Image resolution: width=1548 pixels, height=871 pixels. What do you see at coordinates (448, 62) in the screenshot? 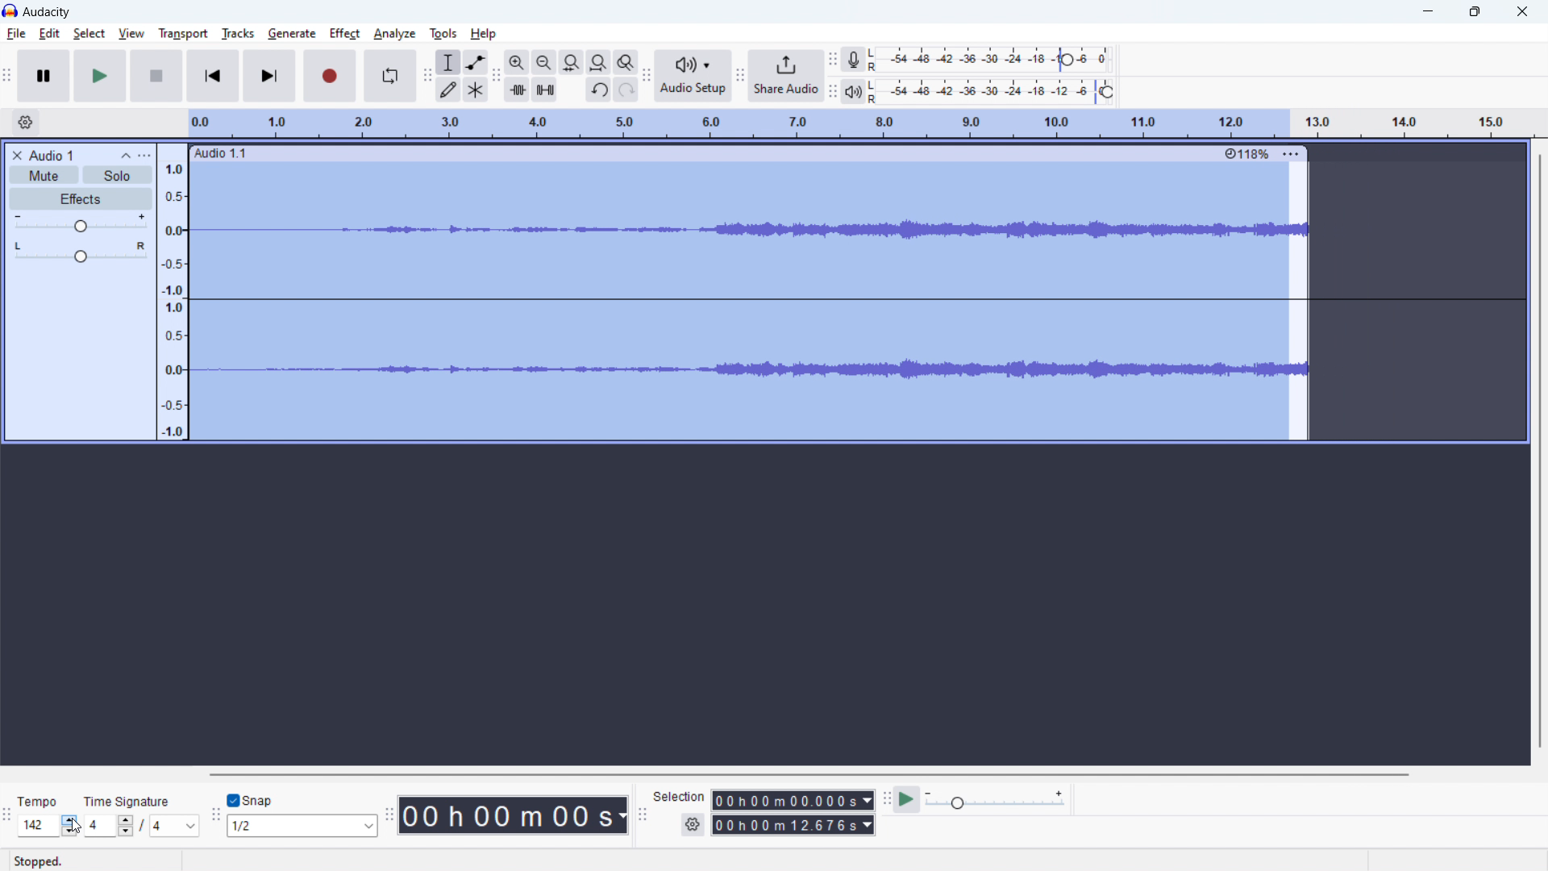
I see `selection tool` at bounding box center [448, 62].